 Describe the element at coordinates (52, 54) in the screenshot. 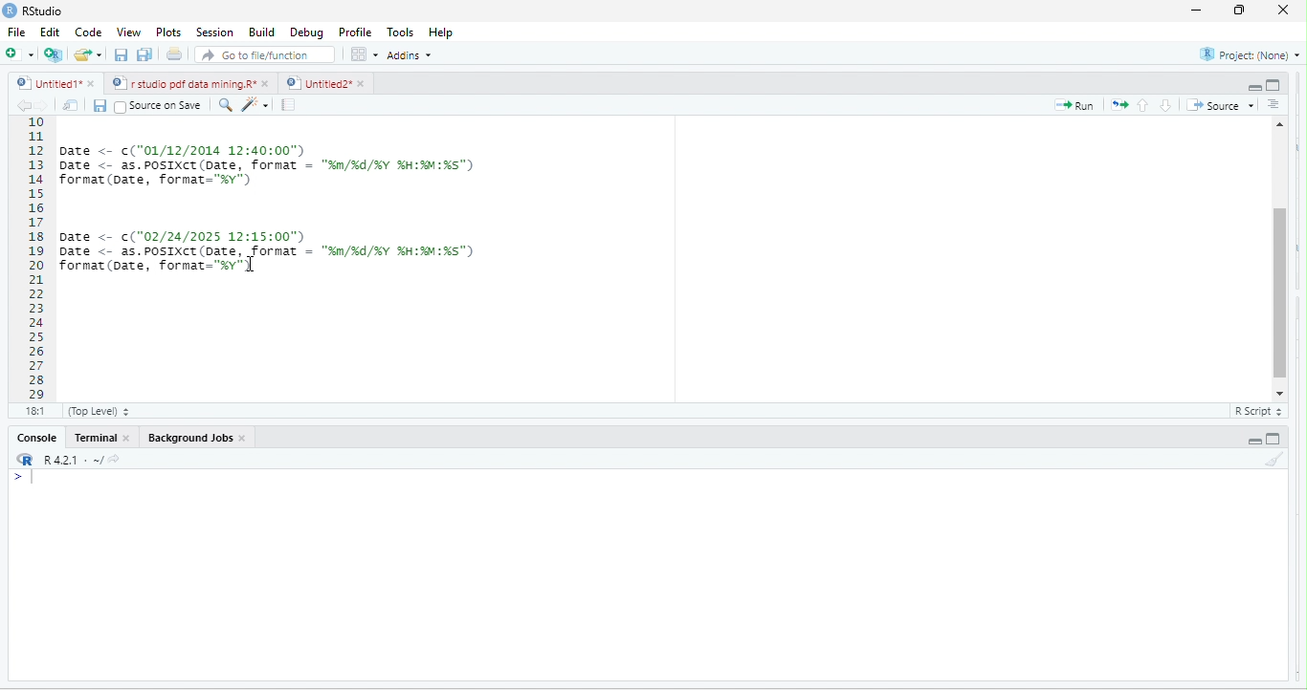

I see `create a project` at that location.